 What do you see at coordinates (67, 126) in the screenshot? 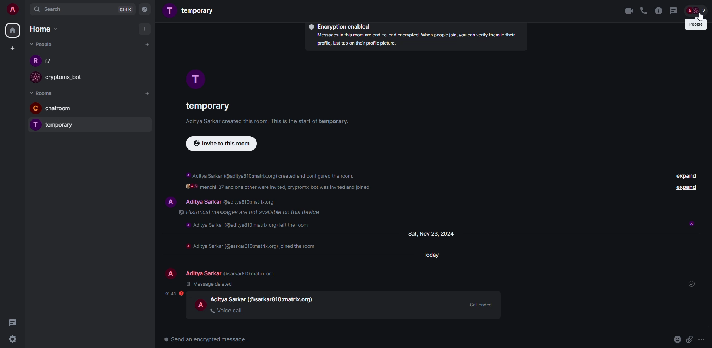
I see `room` at bounding box center [67, 126].